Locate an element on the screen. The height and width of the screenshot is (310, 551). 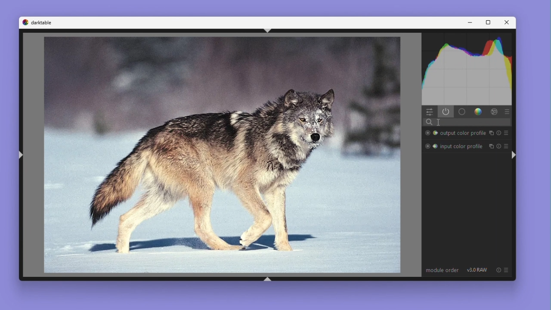
Reset parameters is located at coordinates (498, 133).